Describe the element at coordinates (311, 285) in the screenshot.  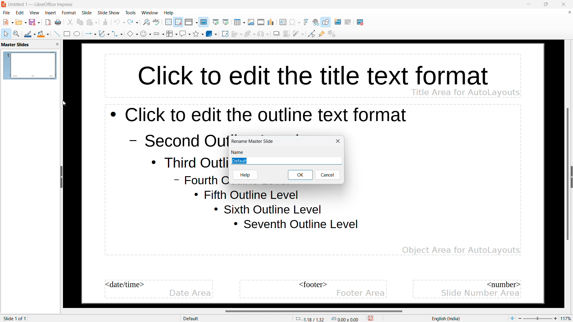
I see `<footer>` at that location.